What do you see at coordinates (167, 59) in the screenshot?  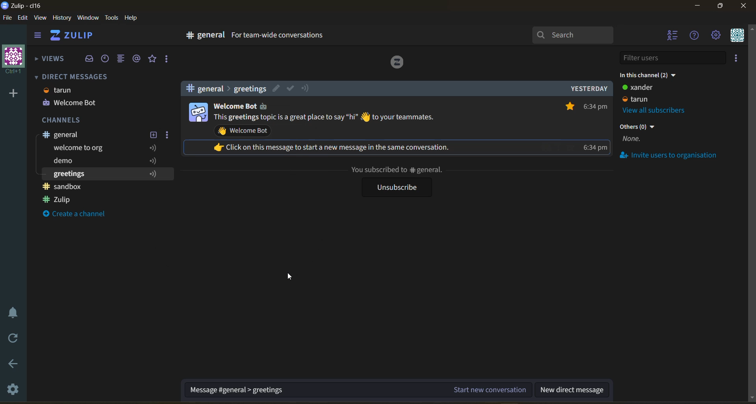 I see `reactions and drafts` at bounding box center [167, 59].